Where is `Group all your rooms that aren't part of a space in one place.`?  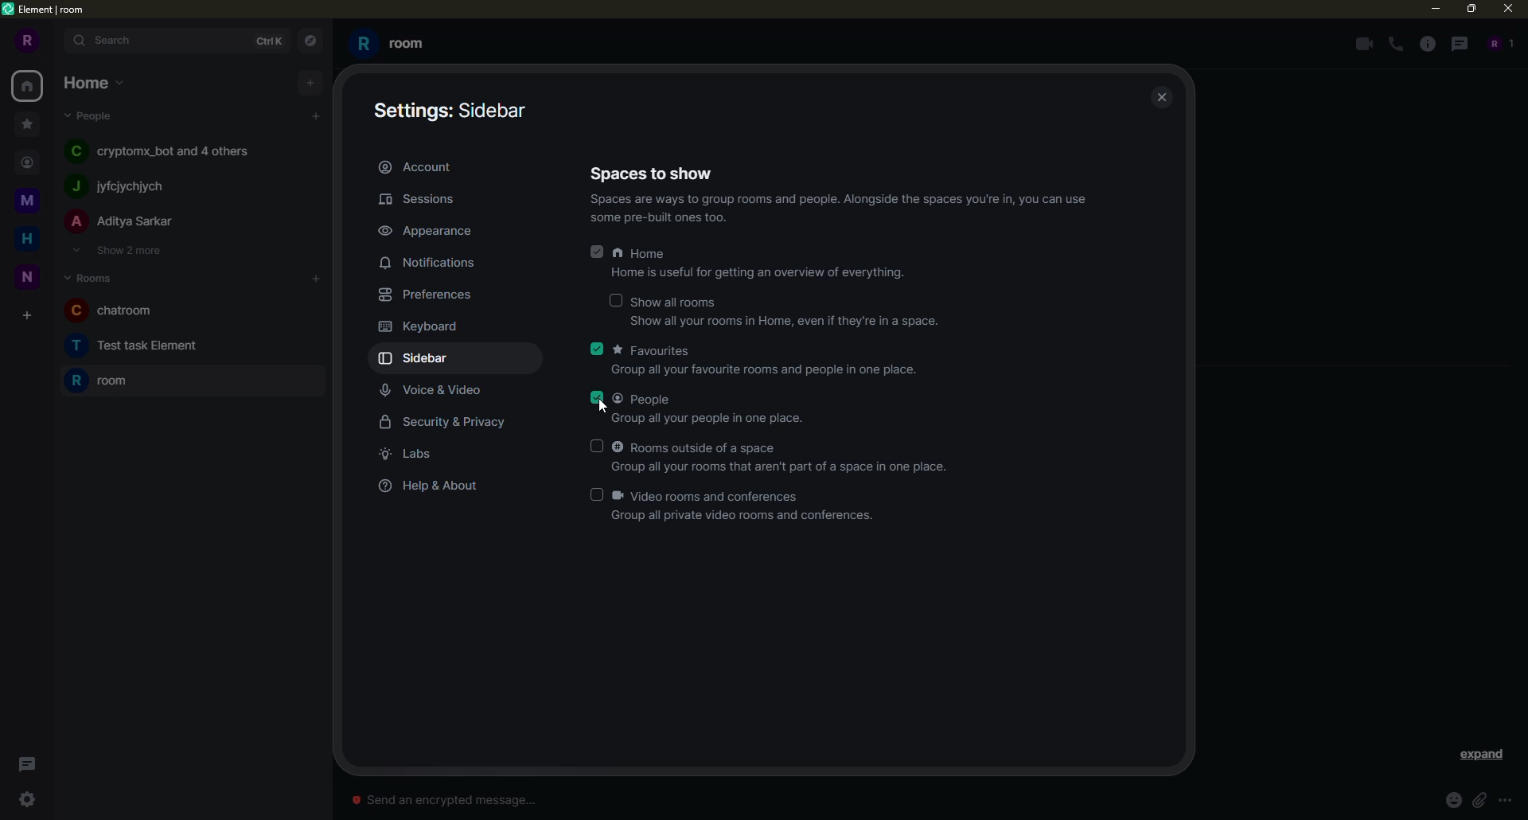 Group all your rooms that aren't part of a space in one place. is located at coordinates (789, 465).